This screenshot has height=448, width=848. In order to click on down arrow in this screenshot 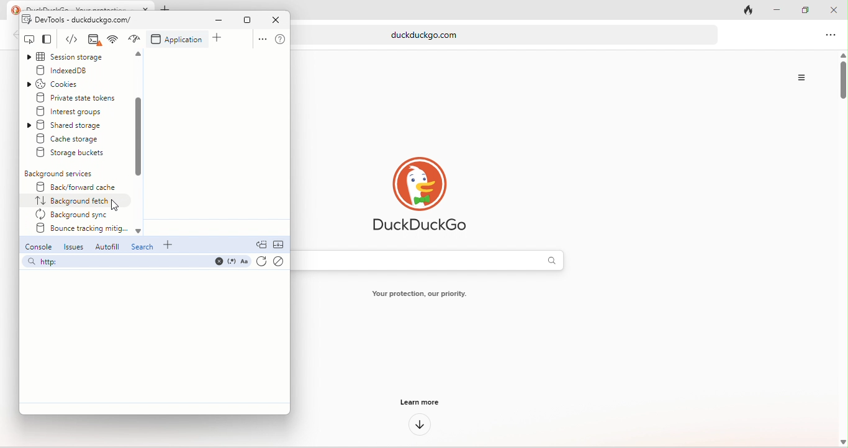, I will do `click(417, 426)`.